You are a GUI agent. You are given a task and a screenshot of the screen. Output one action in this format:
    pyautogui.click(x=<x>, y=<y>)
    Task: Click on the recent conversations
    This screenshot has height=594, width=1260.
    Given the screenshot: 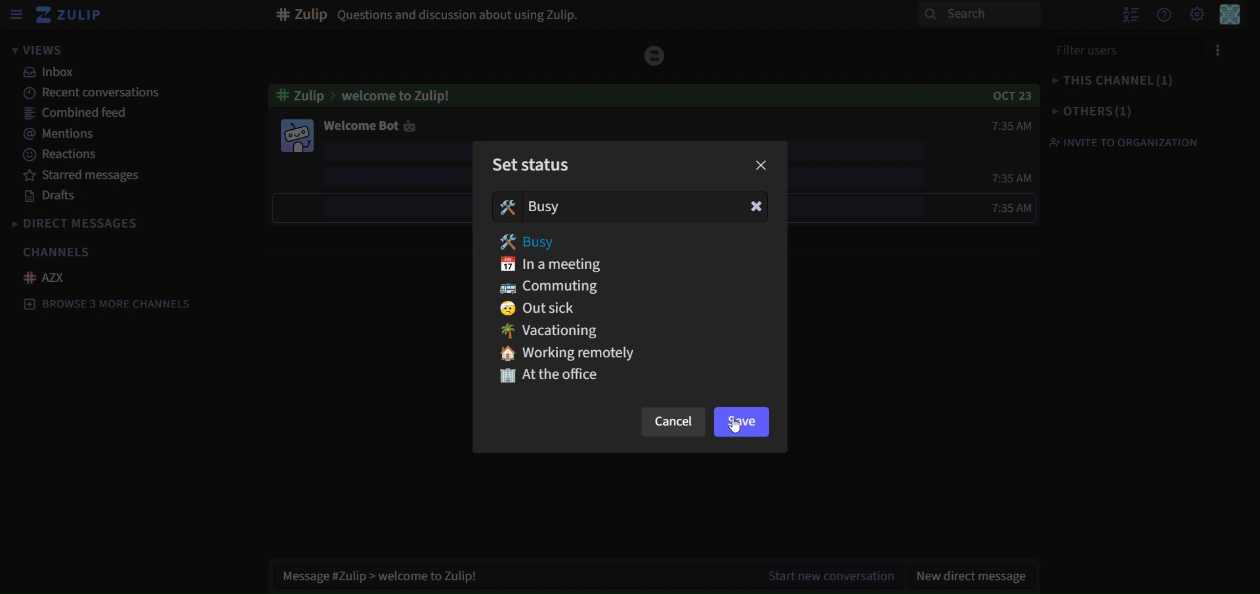 What is the action you would take?
    pyautogui.click(x=94, y=94)
    